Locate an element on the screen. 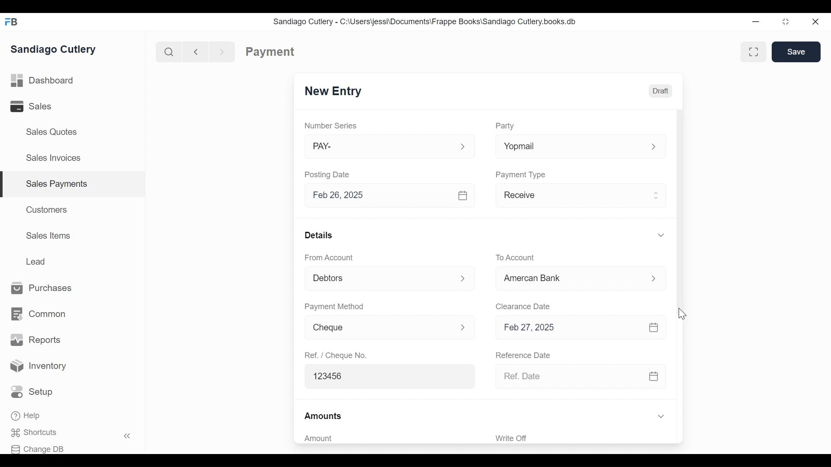 This screenshot has height=467, width=831. Party is located at coordinates (505, 126).